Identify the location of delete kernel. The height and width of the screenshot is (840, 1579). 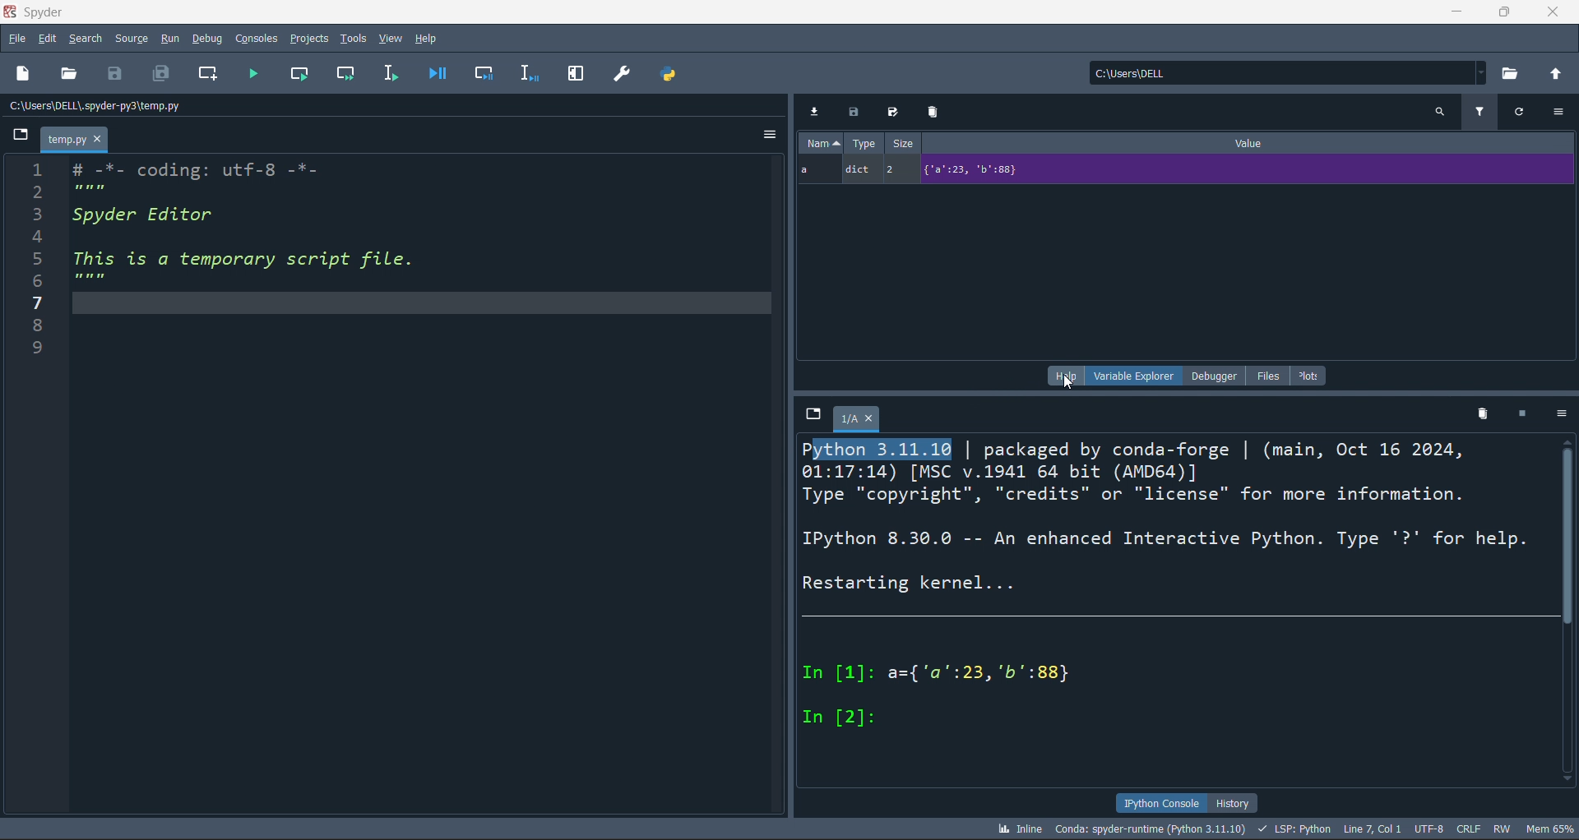
(1484, 414).